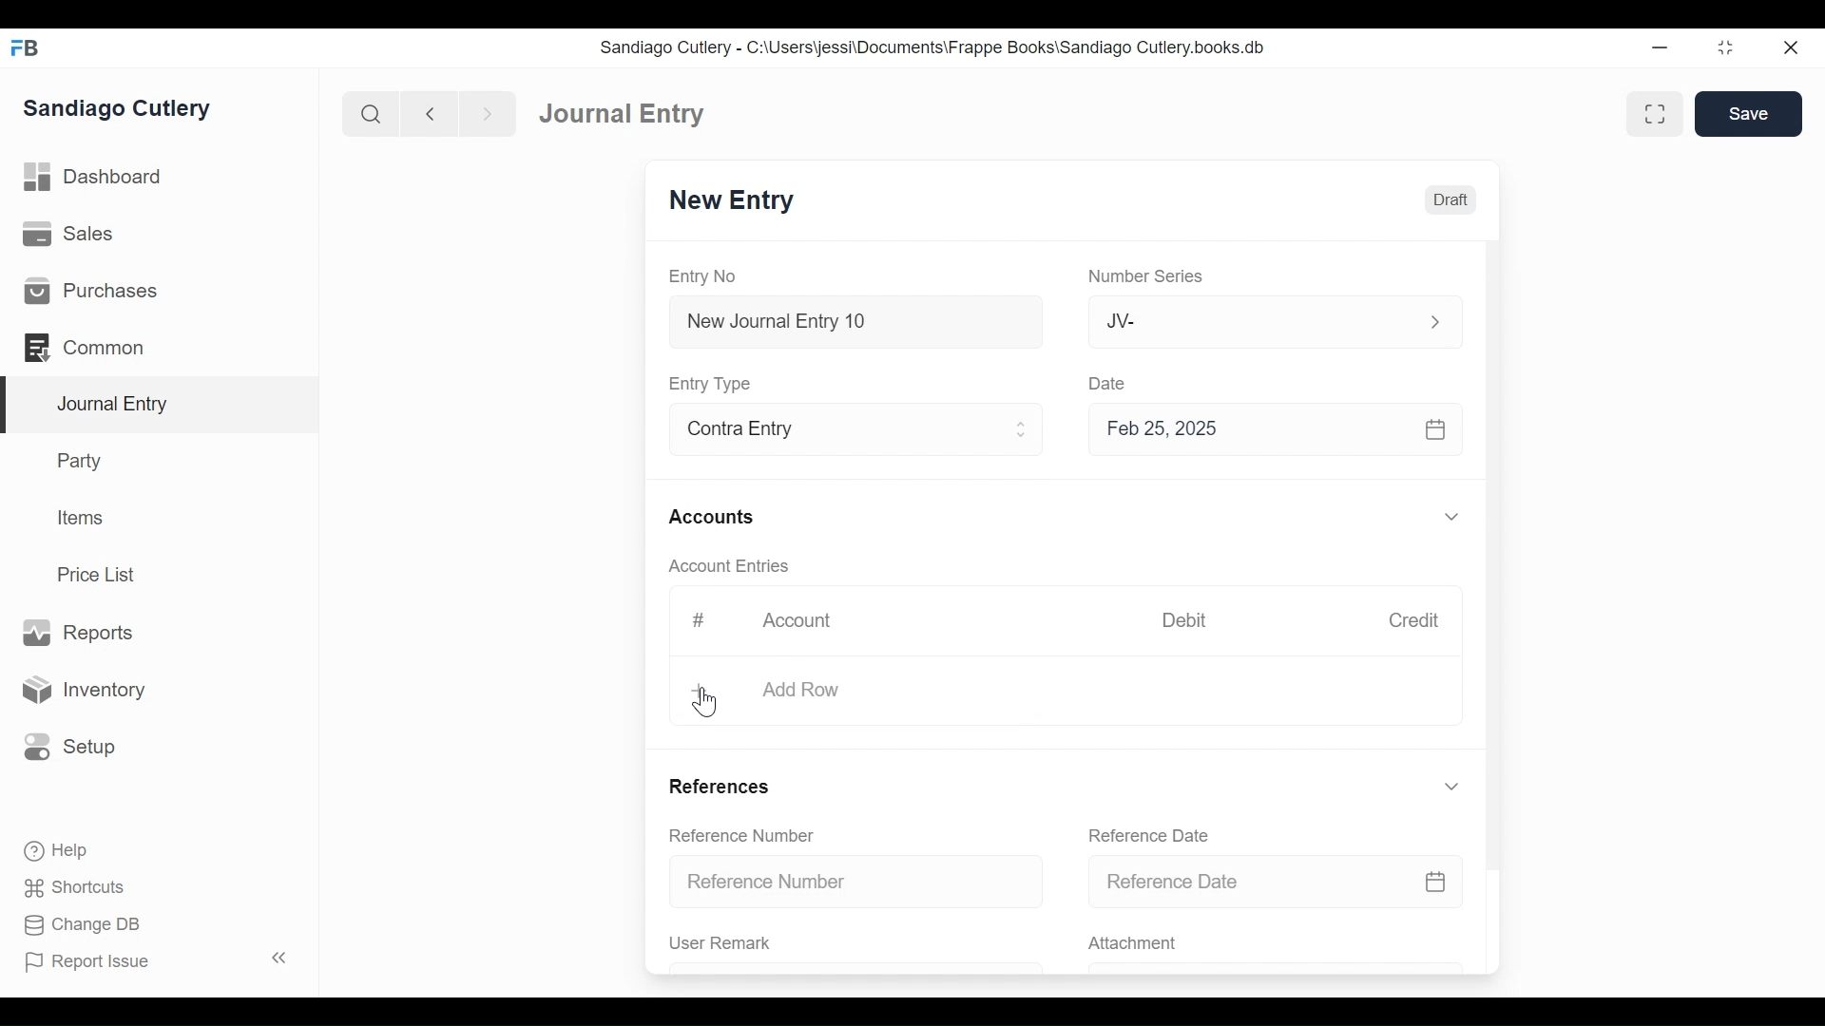  Describe the element at coordinates (1497, 543) in the screenshot. I see `Vertical Scroll bar` at that location.